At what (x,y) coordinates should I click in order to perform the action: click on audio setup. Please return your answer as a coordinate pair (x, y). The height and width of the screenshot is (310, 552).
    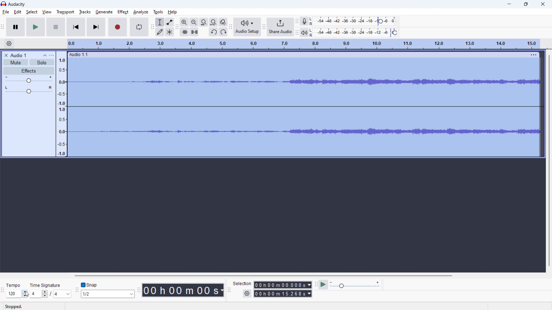
    Looking at the image, I should click on (247, 27).